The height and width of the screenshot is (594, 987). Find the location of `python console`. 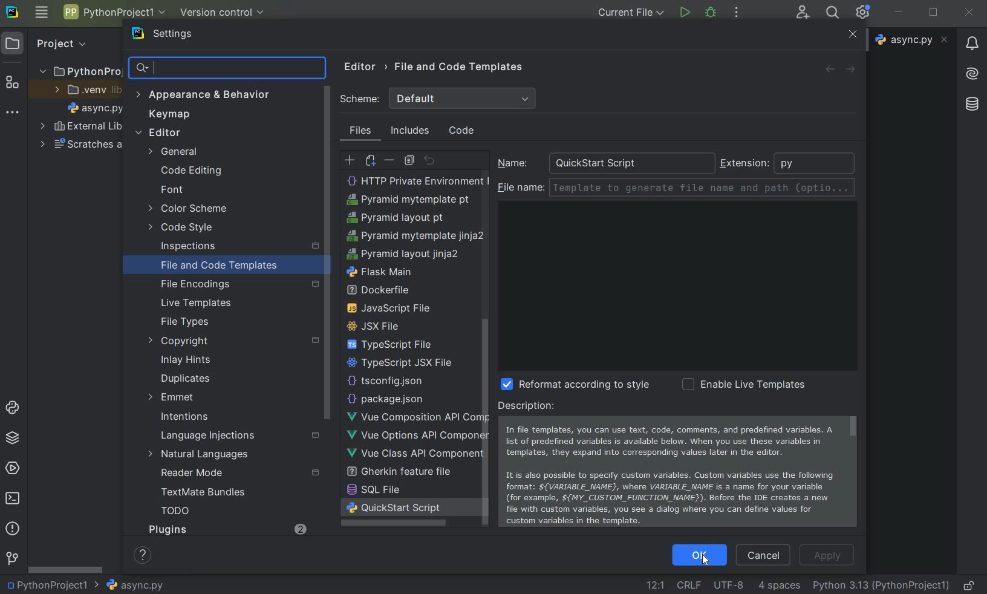

python console is located at coordinates (13, 406).